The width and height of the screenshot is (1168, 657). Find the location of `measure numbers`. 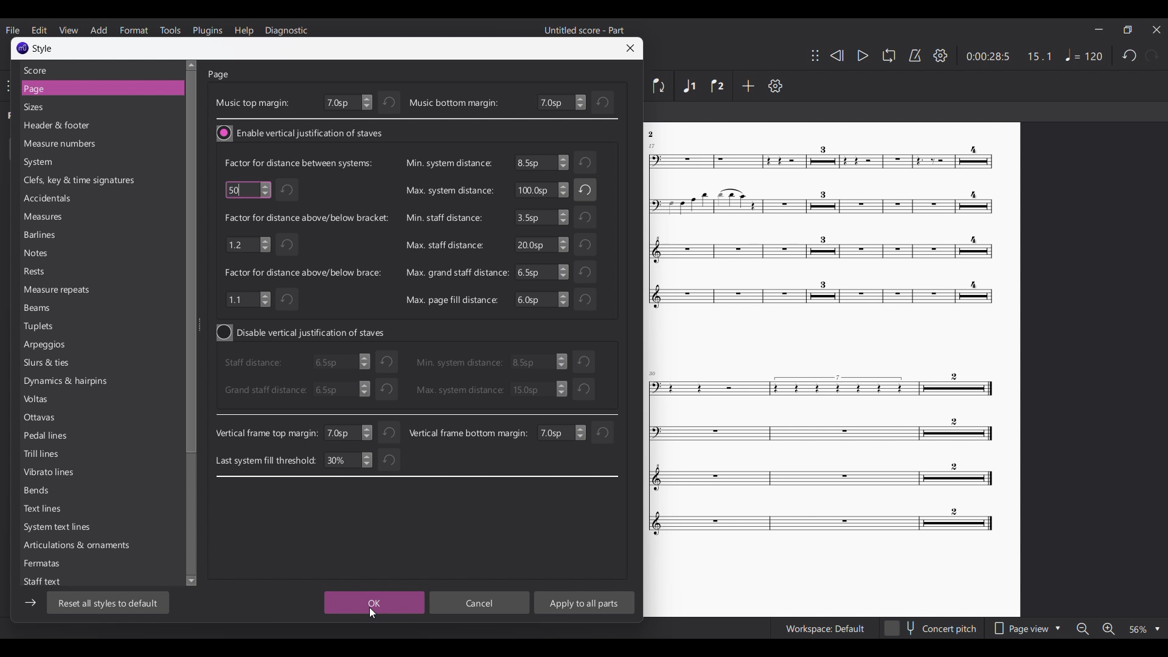

measure numbers is located at coordinates (90, 145).